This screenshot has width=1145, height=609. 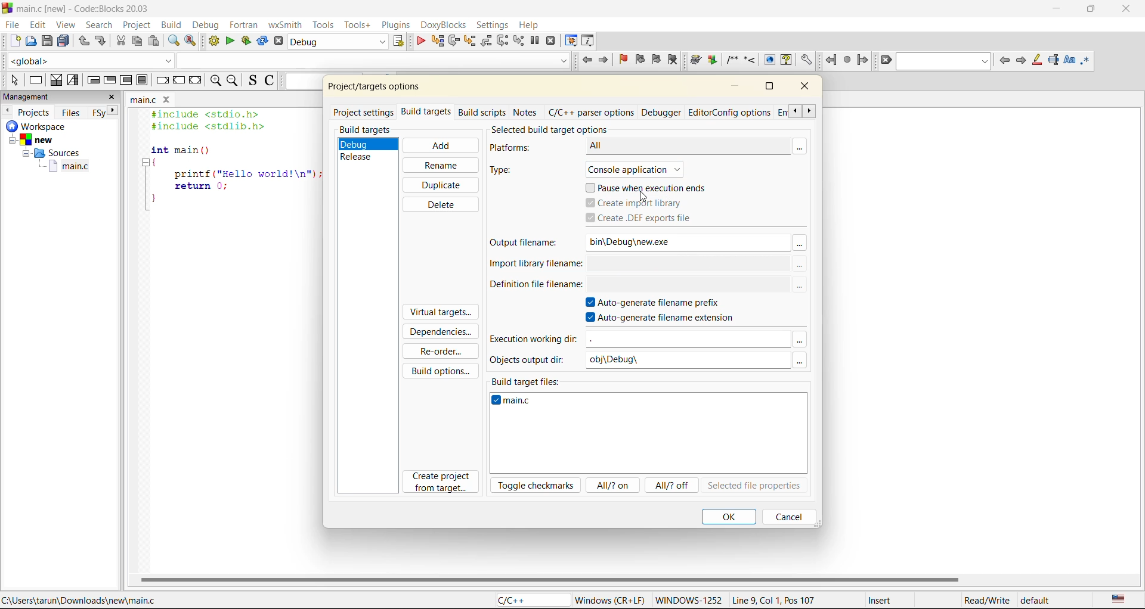 What do you see at coordinates (442, 483) in the screenshot?
I see `create project from target` at bounding box center [442, 483].